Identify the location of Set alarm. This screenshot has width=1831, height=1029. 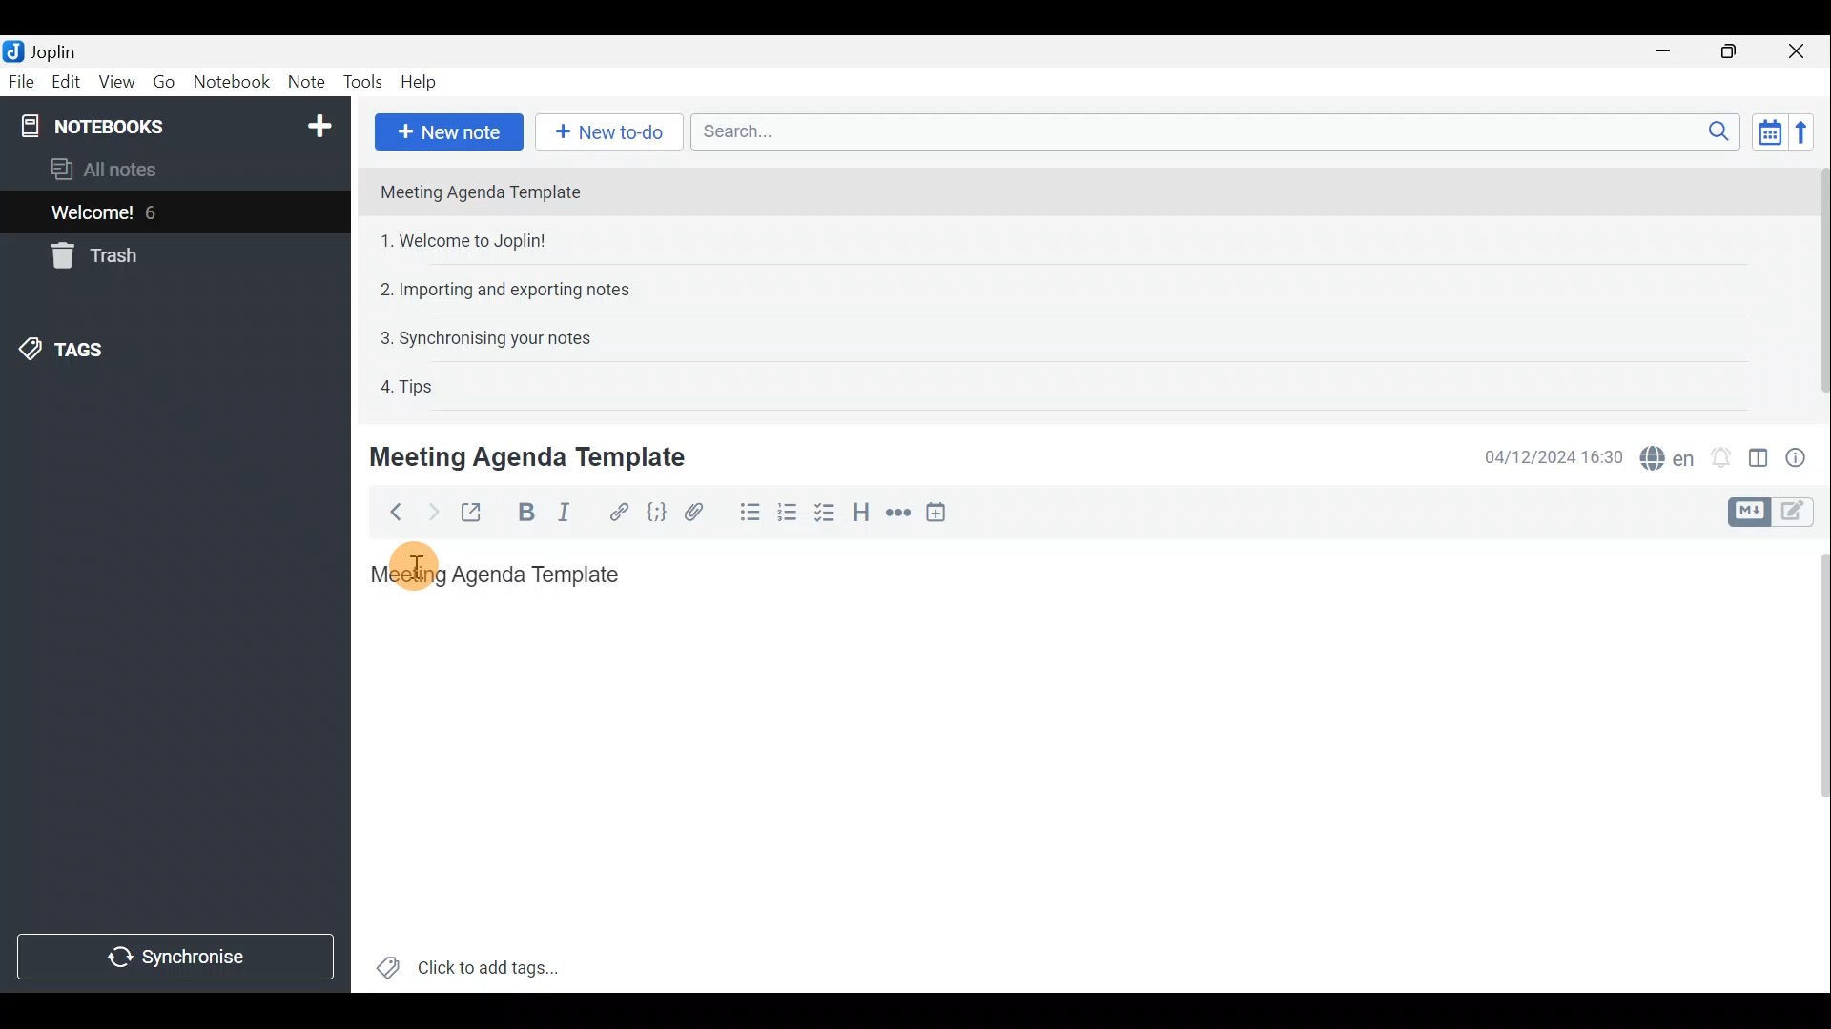
(1723, 457).